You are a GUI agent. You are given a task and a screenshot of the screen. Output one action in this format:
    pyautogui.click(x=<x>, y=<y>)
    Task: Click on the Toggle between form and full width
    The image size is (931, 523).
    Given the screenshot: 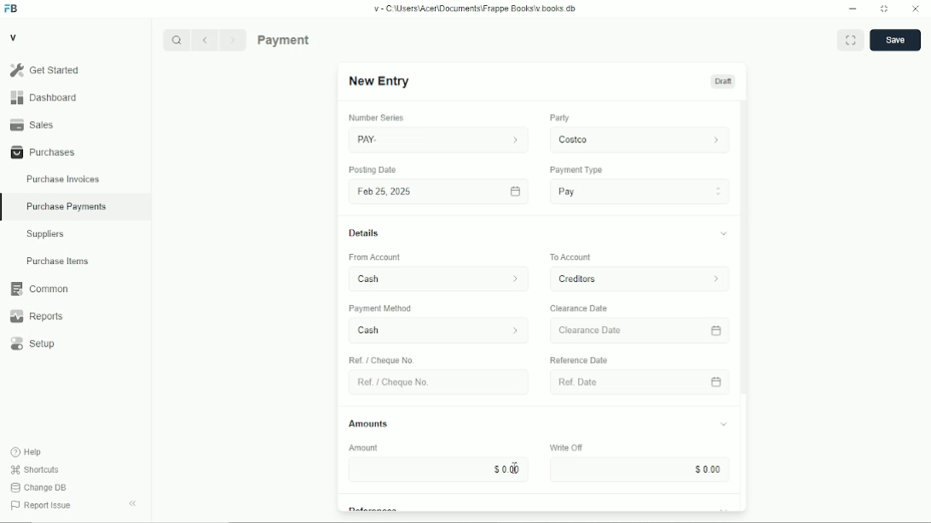 What is the action you would take?
    pyautogui.click(x=850, y=40)
    